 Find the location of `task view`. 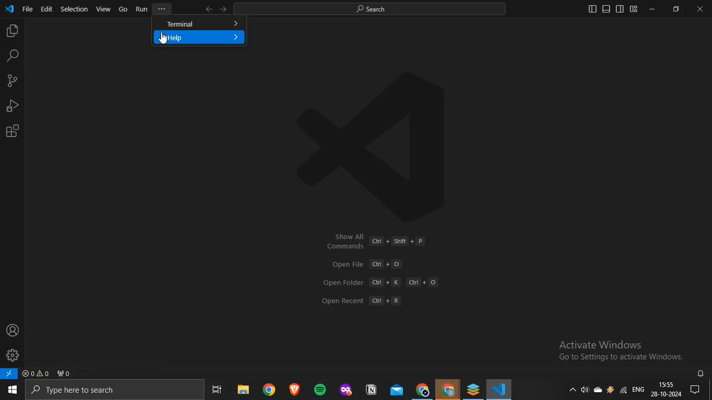

task view is located at coordinates (219, 391).